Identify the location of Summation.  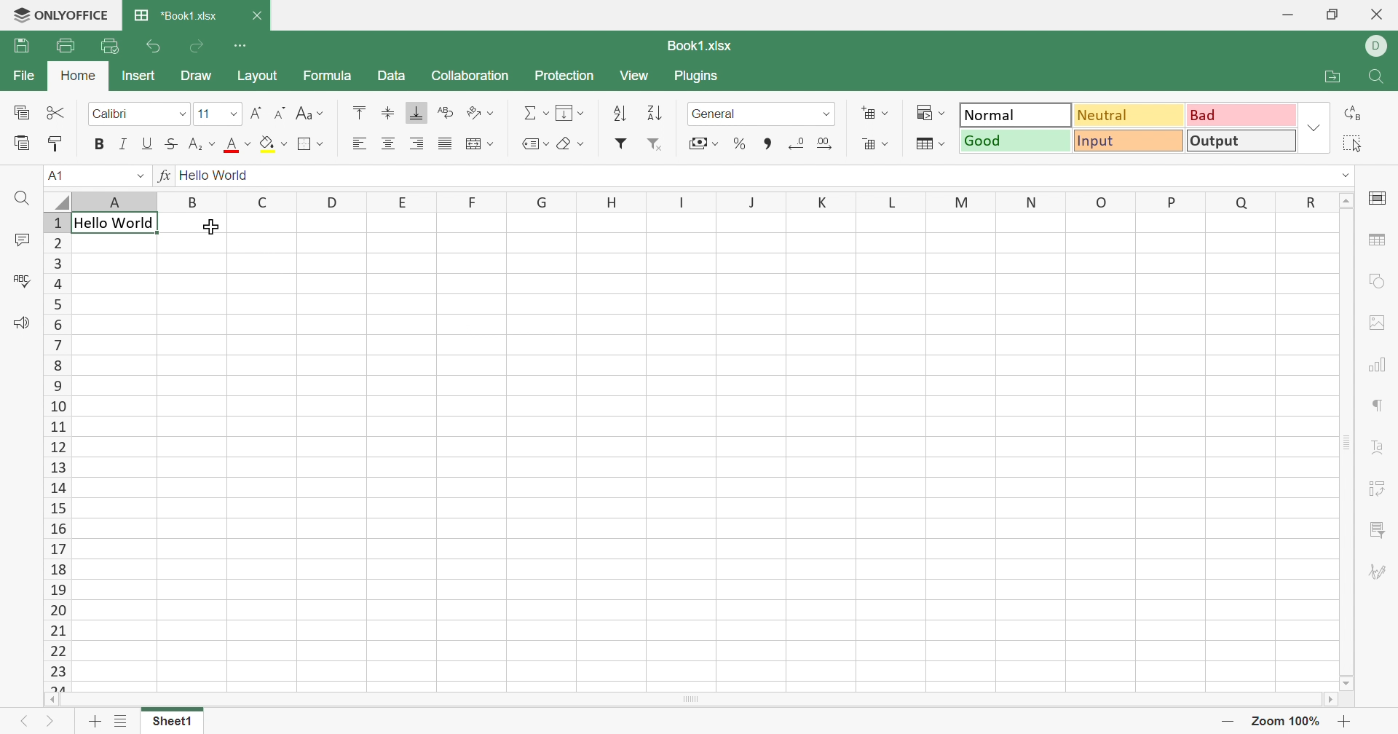
(537, 114).